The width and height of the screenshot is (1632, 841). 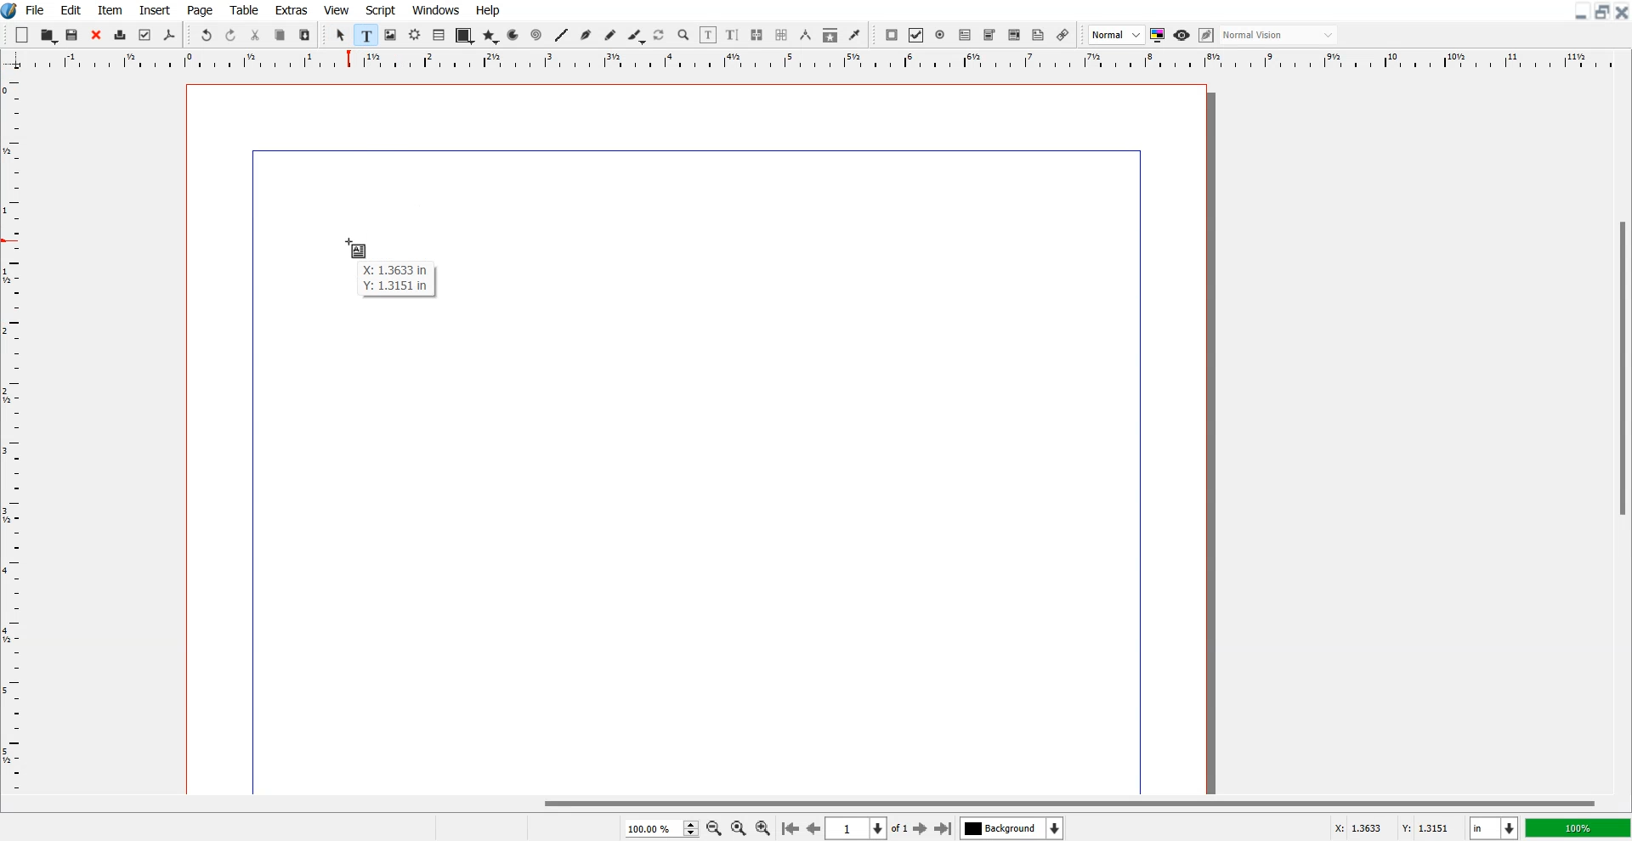 What do you see at coordinates (816, 803) in the screenshot?
I see `Horizontal scroll bar` at bounding box center [816, 803].